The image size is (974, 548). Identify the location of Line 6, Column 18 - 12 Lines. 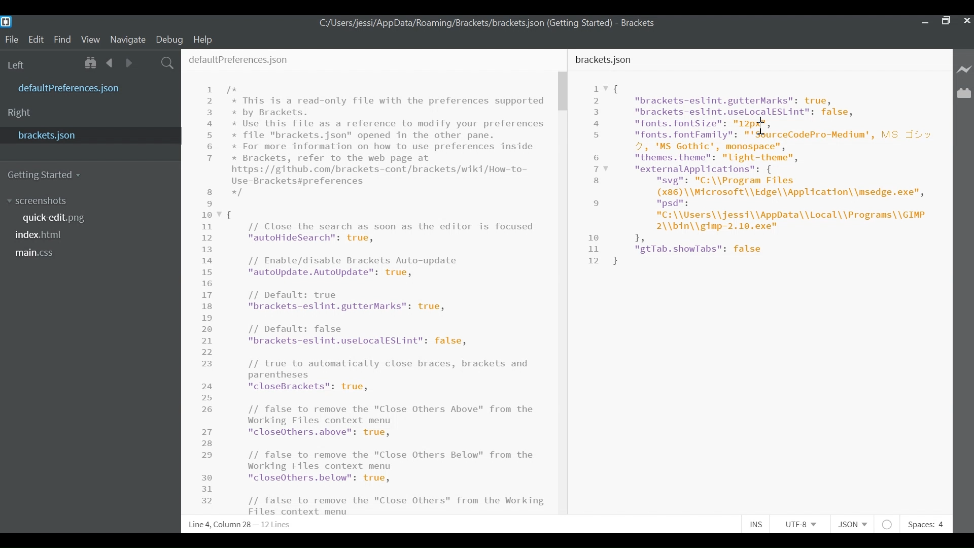
(241, 525).